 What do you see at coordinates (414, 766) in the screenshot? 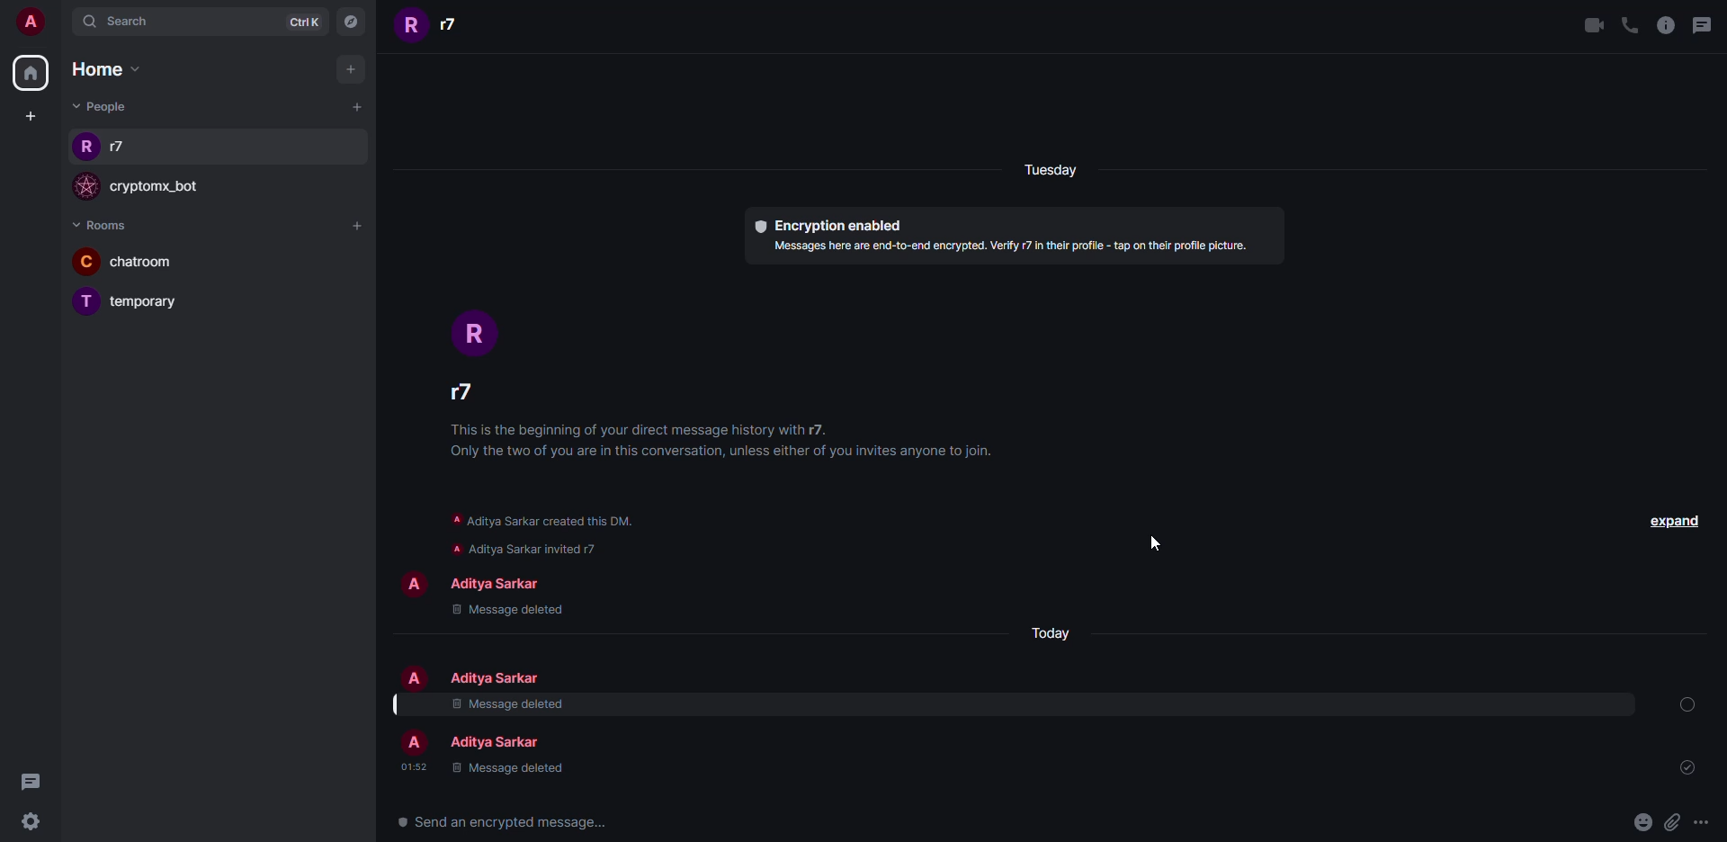
I see `time` at bounding box center [414, 766].